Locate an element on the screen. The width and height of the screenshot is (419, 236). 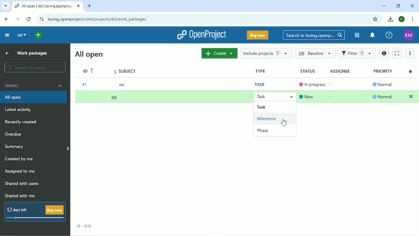
Filter 1 is located at coordinates (357, 53).